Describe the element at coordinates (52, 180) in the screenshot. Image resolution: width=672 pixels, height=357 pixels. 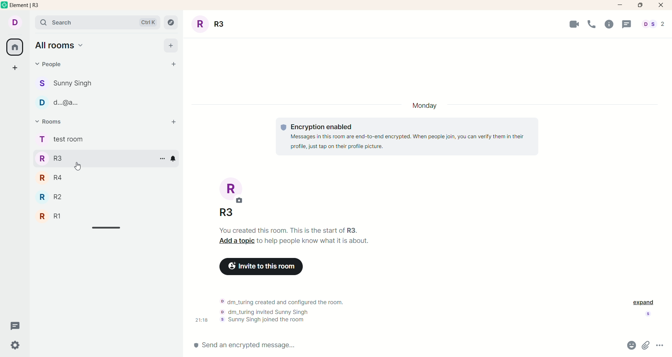
I see `R4` at that location.